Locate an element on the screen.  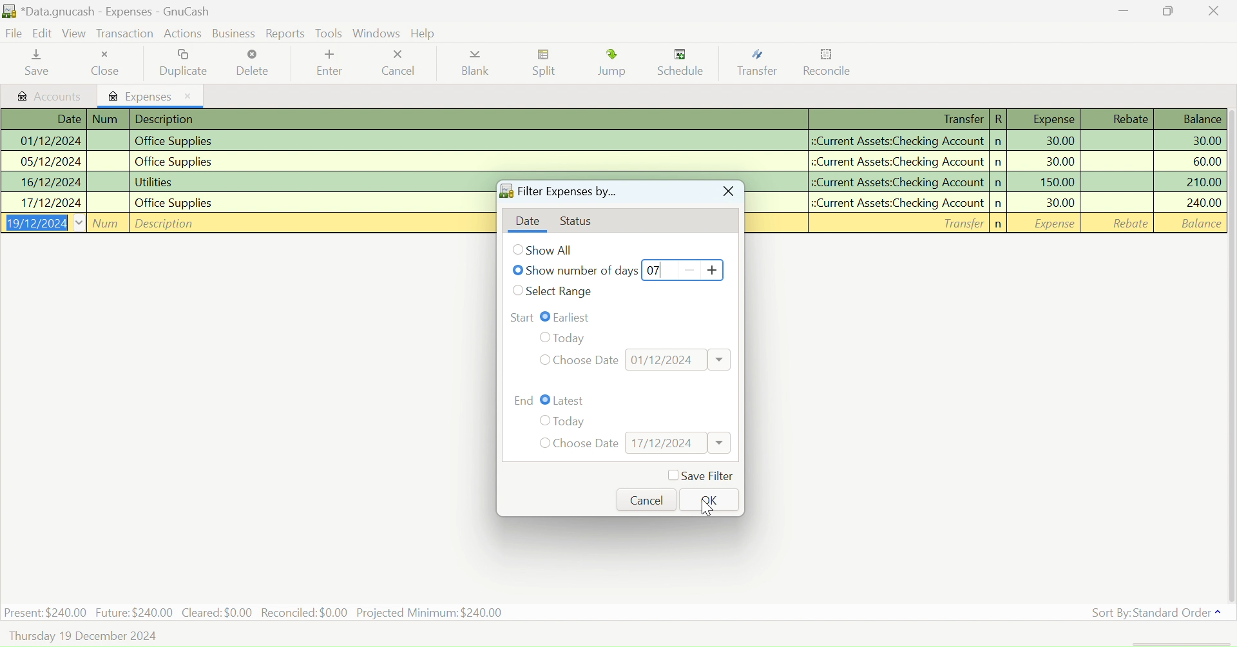
Utilities Transaction is located at coordinates (246, 182).